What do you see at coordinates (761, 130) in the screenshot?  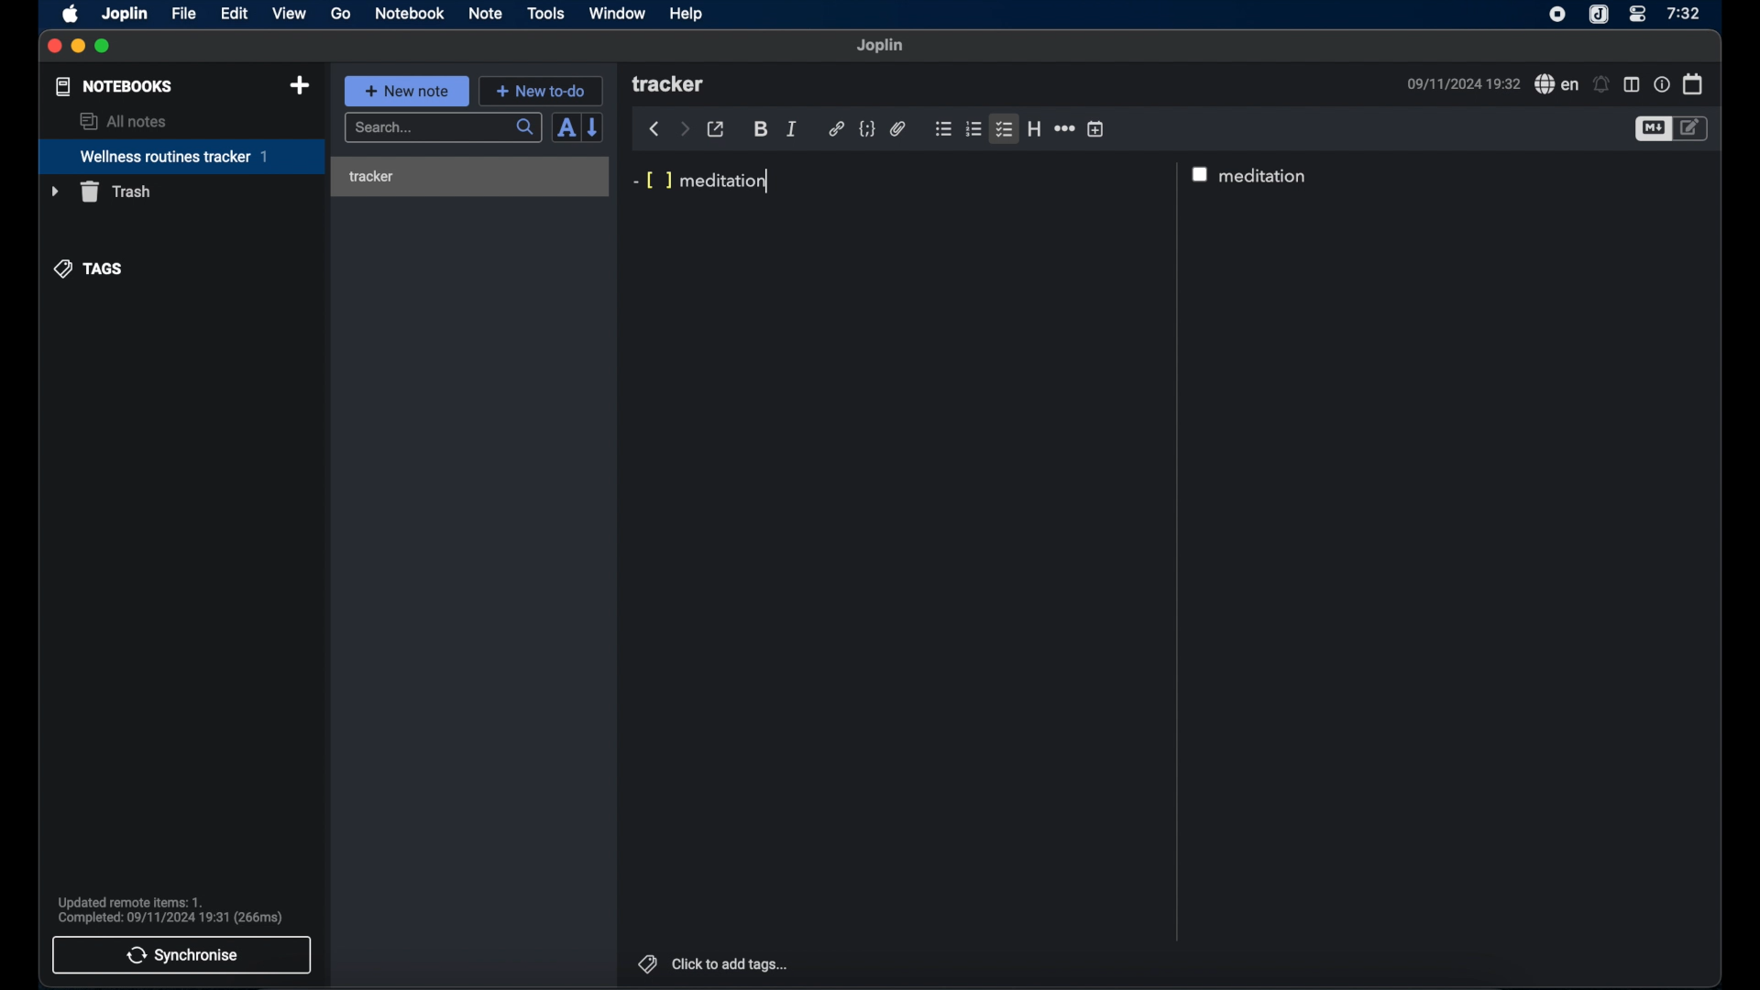 I see `bold` at bounding box center [761, 130].